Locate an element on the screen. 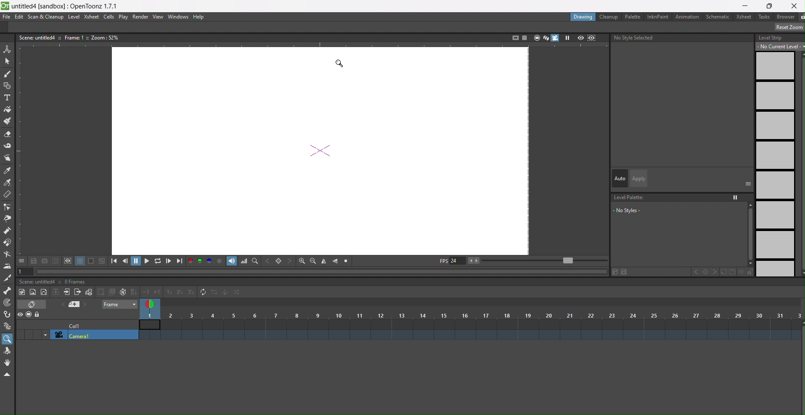  icons is located at coordinates (528, 37).